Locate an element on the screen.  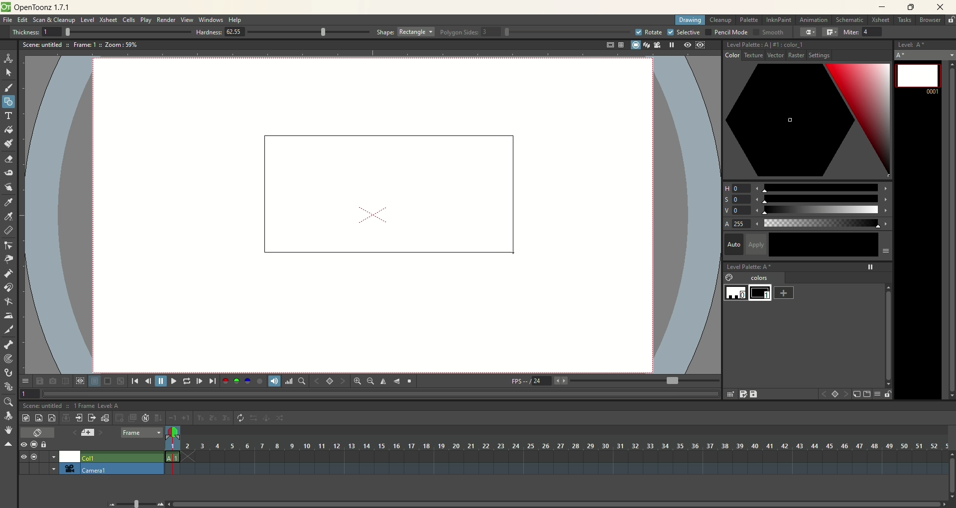
color picker is located at coordinates (808, 122).